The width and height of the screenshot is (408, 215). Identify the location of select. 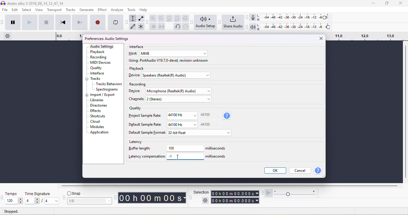
(27, 10).